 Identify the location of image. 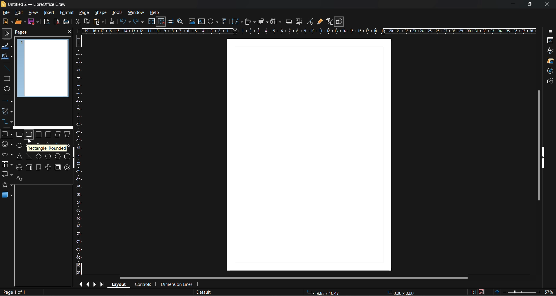
(192, 21).